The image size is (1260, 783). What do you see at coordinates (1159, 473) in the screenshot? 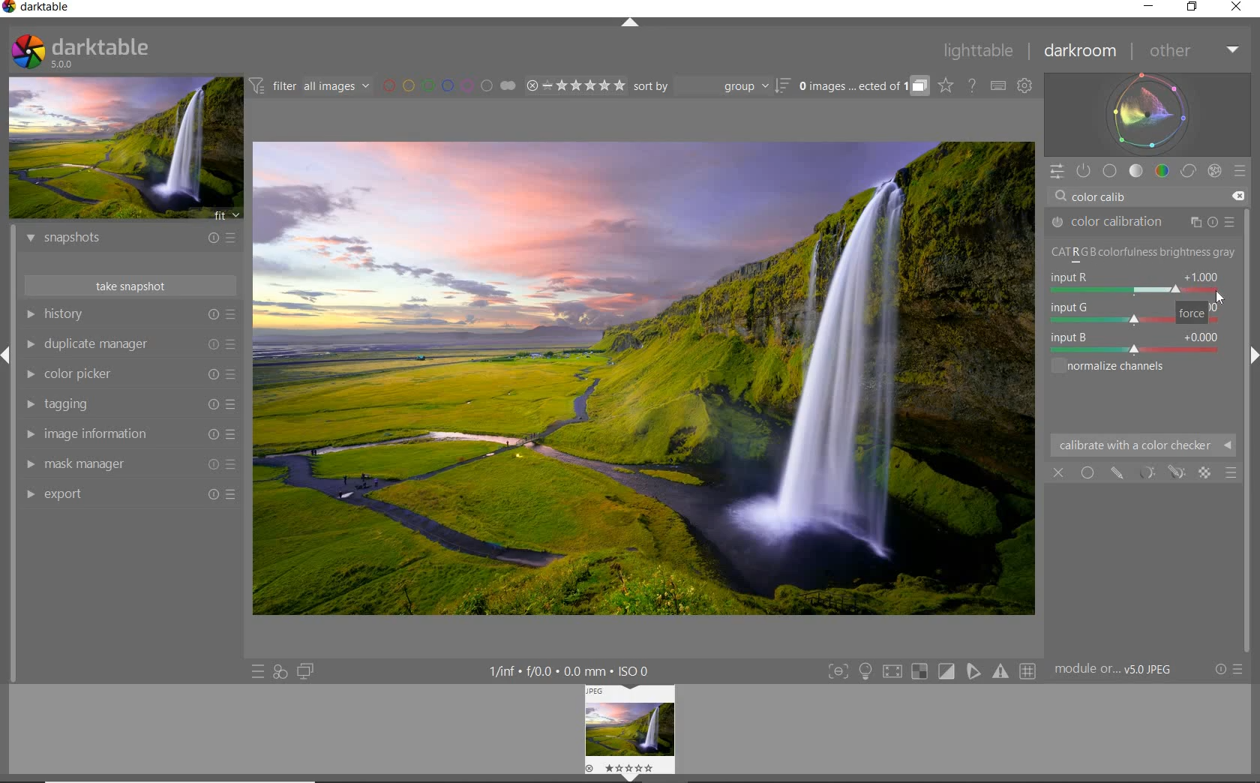
I see `MASK OPTIONS` at bounding box center [1159, 473].